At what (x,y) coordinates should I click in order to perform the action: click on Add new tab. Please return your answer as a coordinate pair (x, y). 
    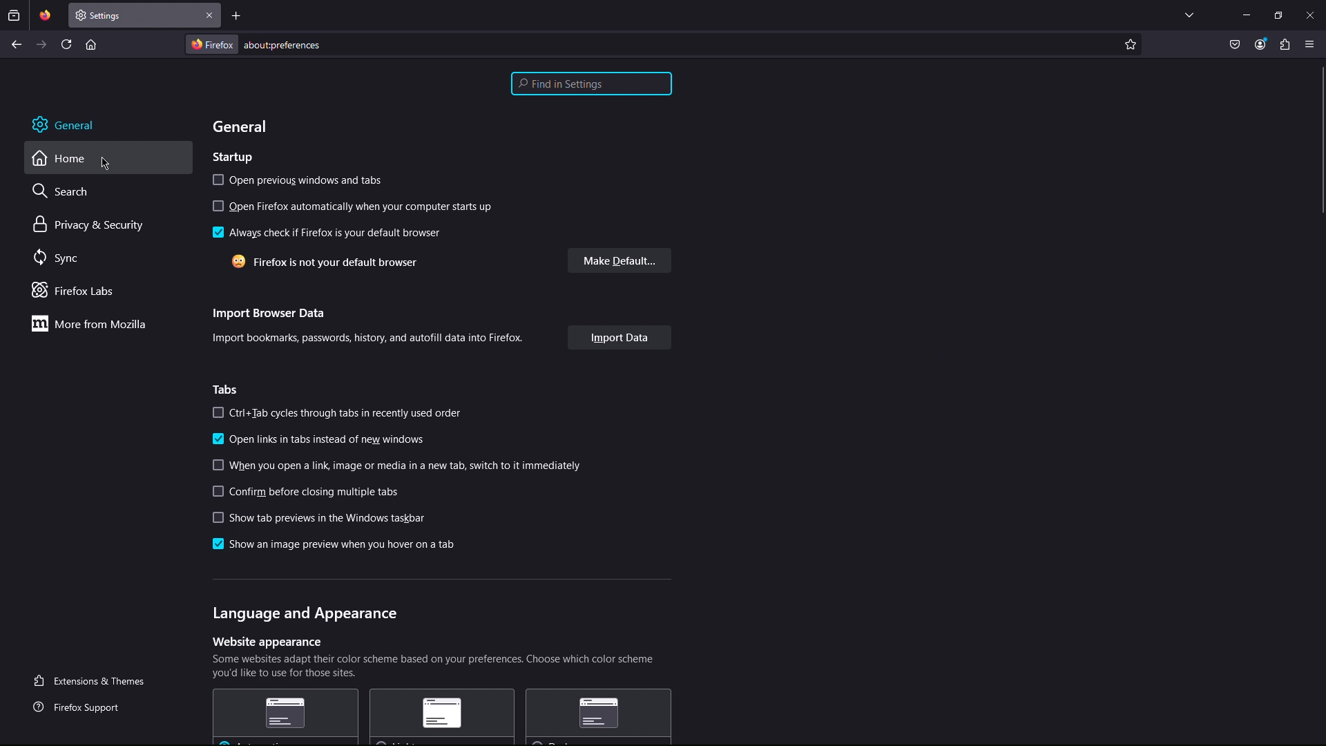
    Looking at the image, I should click on (237, 15).